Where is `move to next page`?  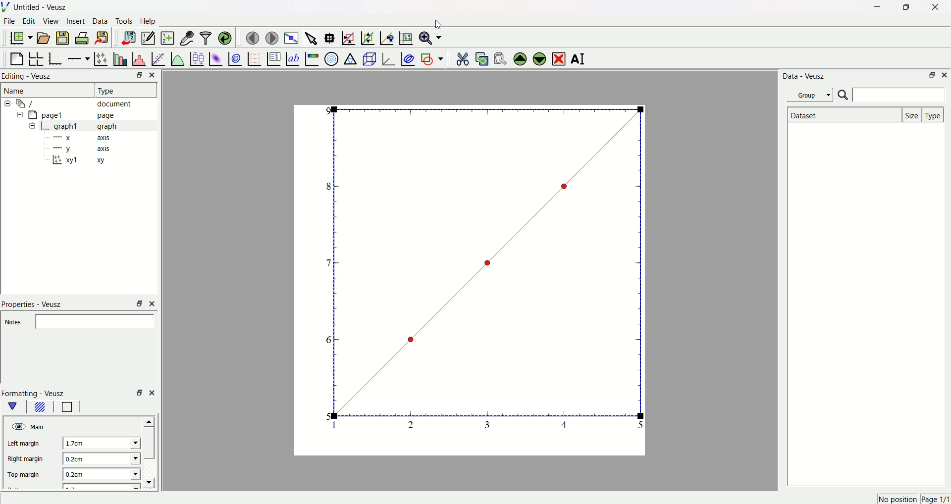
move to next page is located at coordinates (272, 37).